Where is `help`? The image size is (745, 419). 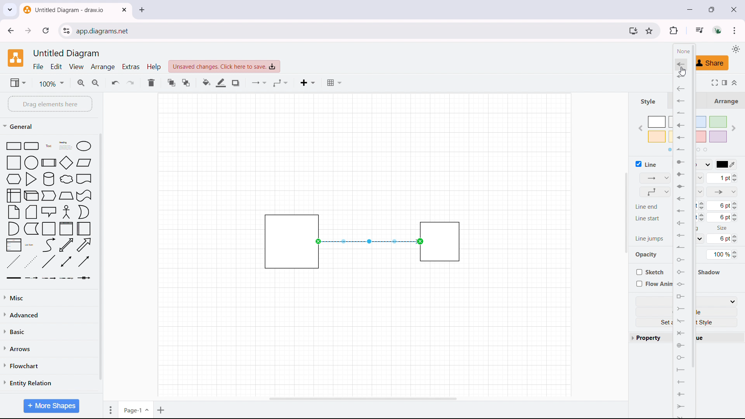
help is located at coordinates (154, 67).